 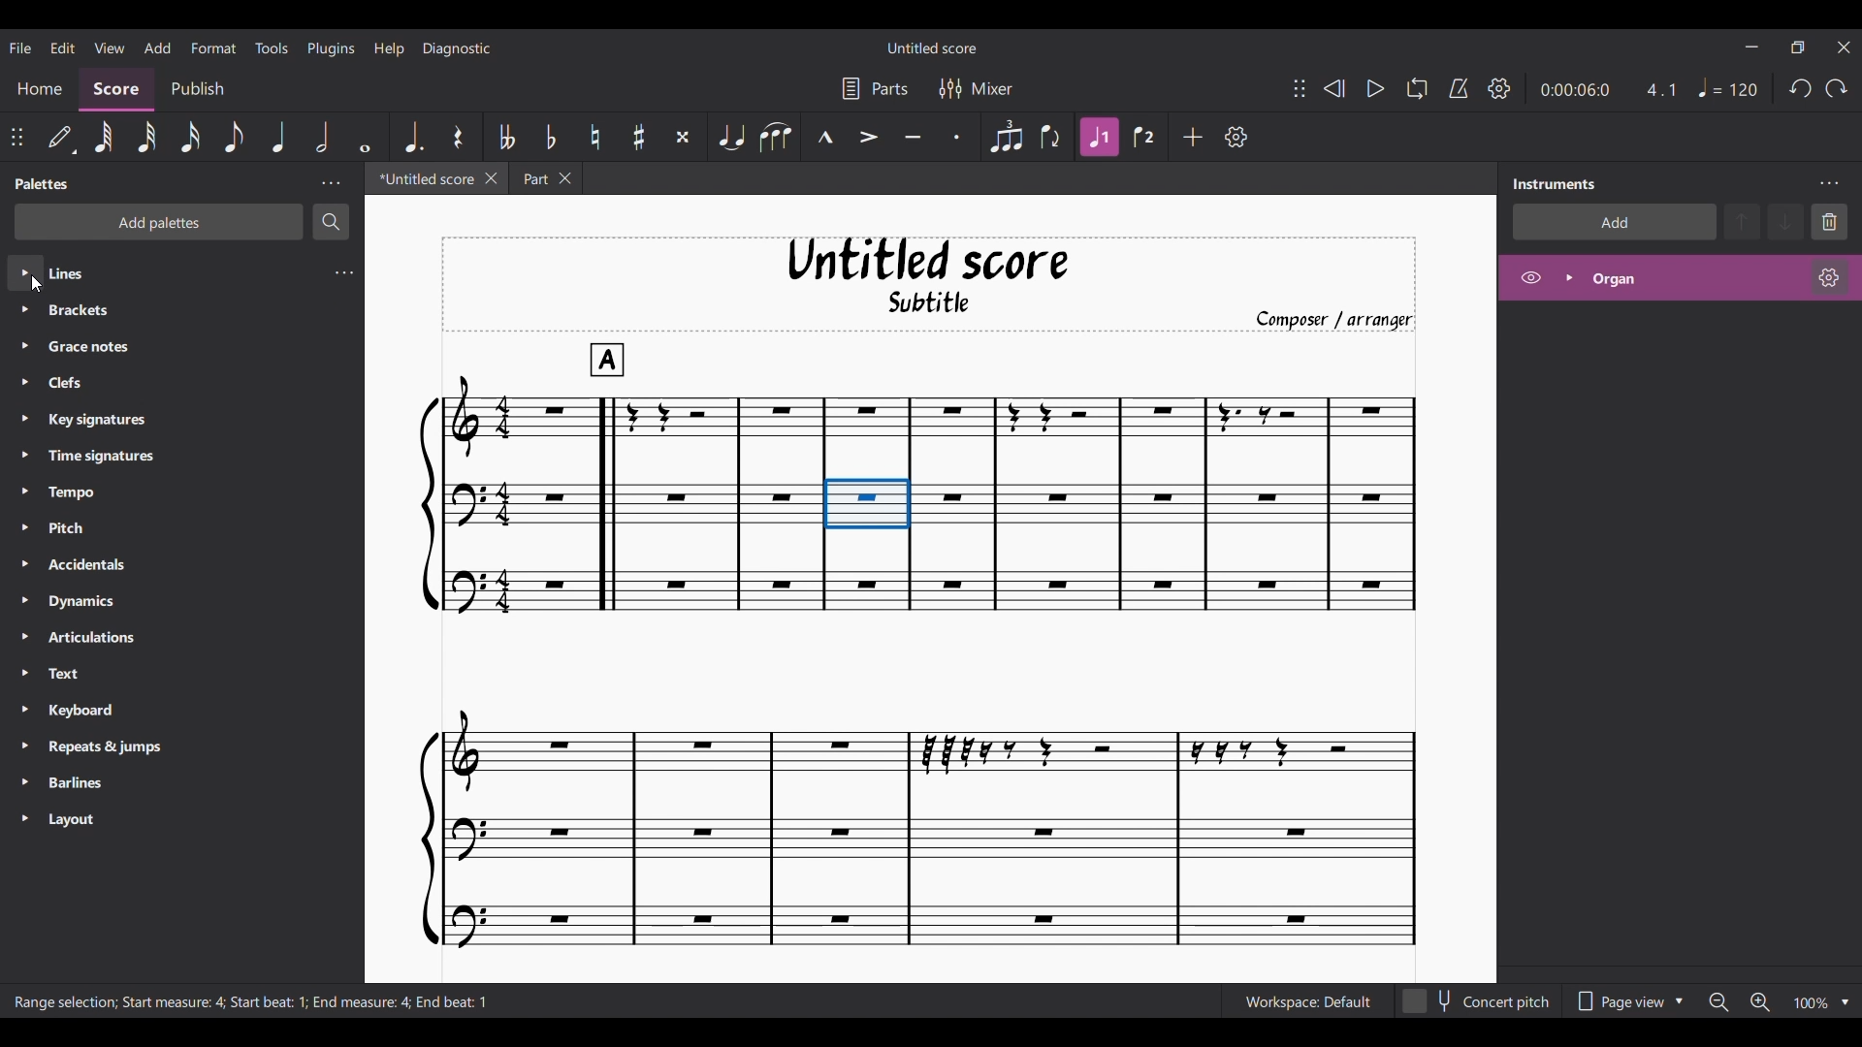 I want to click on Zoom in, so click(x=1760, y=1002).